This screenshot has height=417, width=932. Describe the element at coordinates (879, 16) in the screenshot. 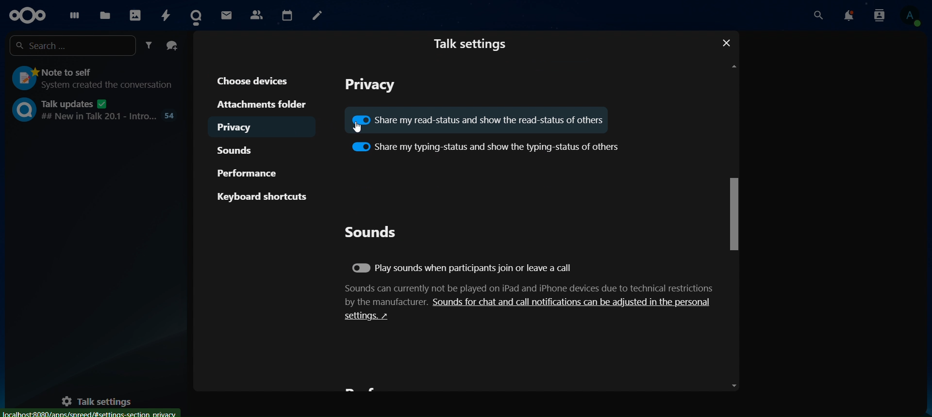

I see `search notifications` at that location.